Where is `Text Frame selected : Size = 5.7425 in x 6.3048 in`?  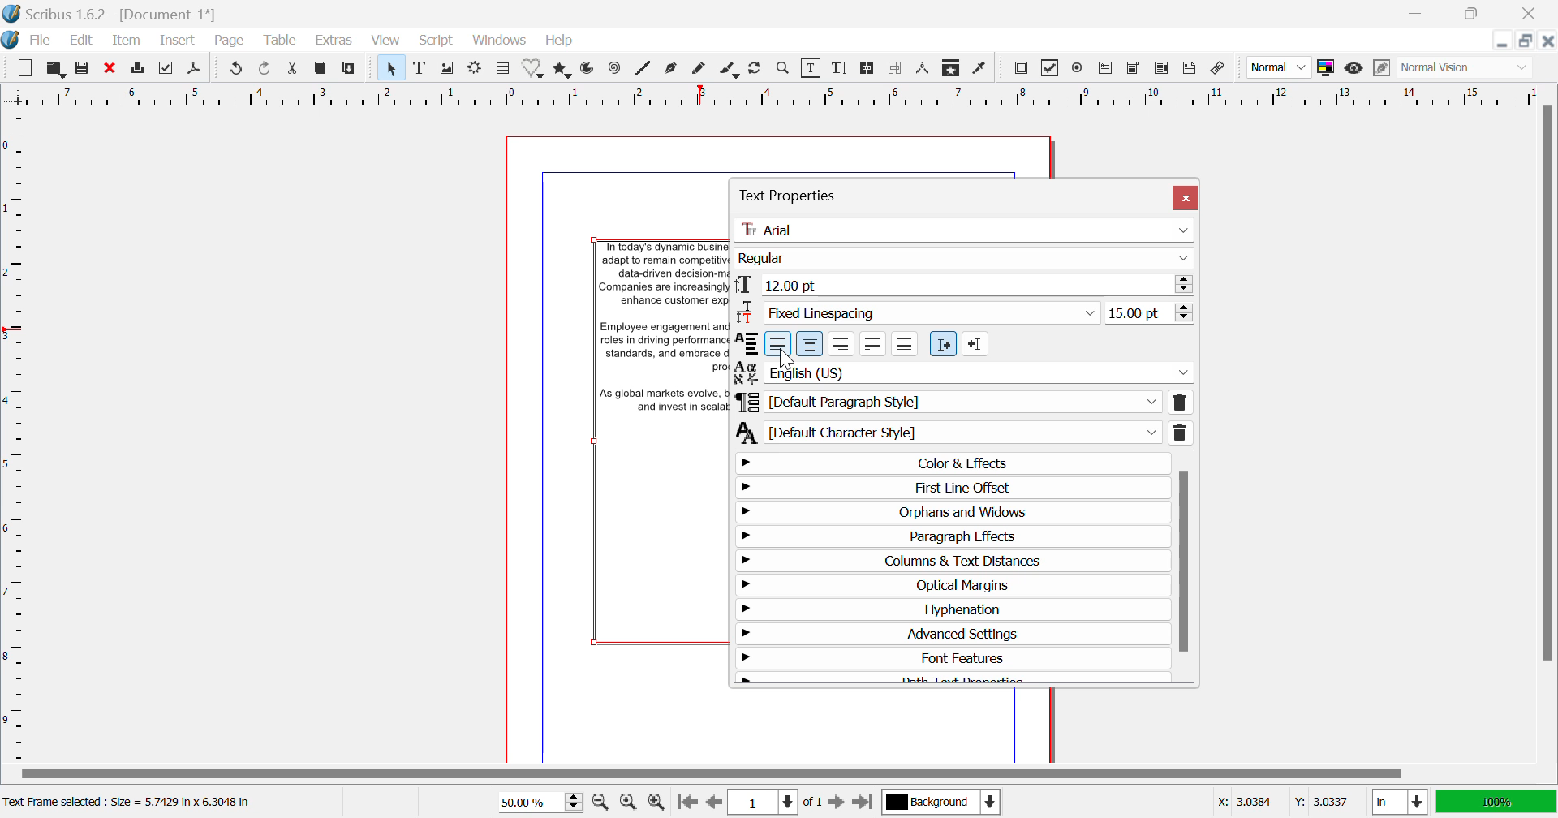 Text Frame selected : Size = 5.7425 in x 6.3048 in is located at coordinates (131, 803).